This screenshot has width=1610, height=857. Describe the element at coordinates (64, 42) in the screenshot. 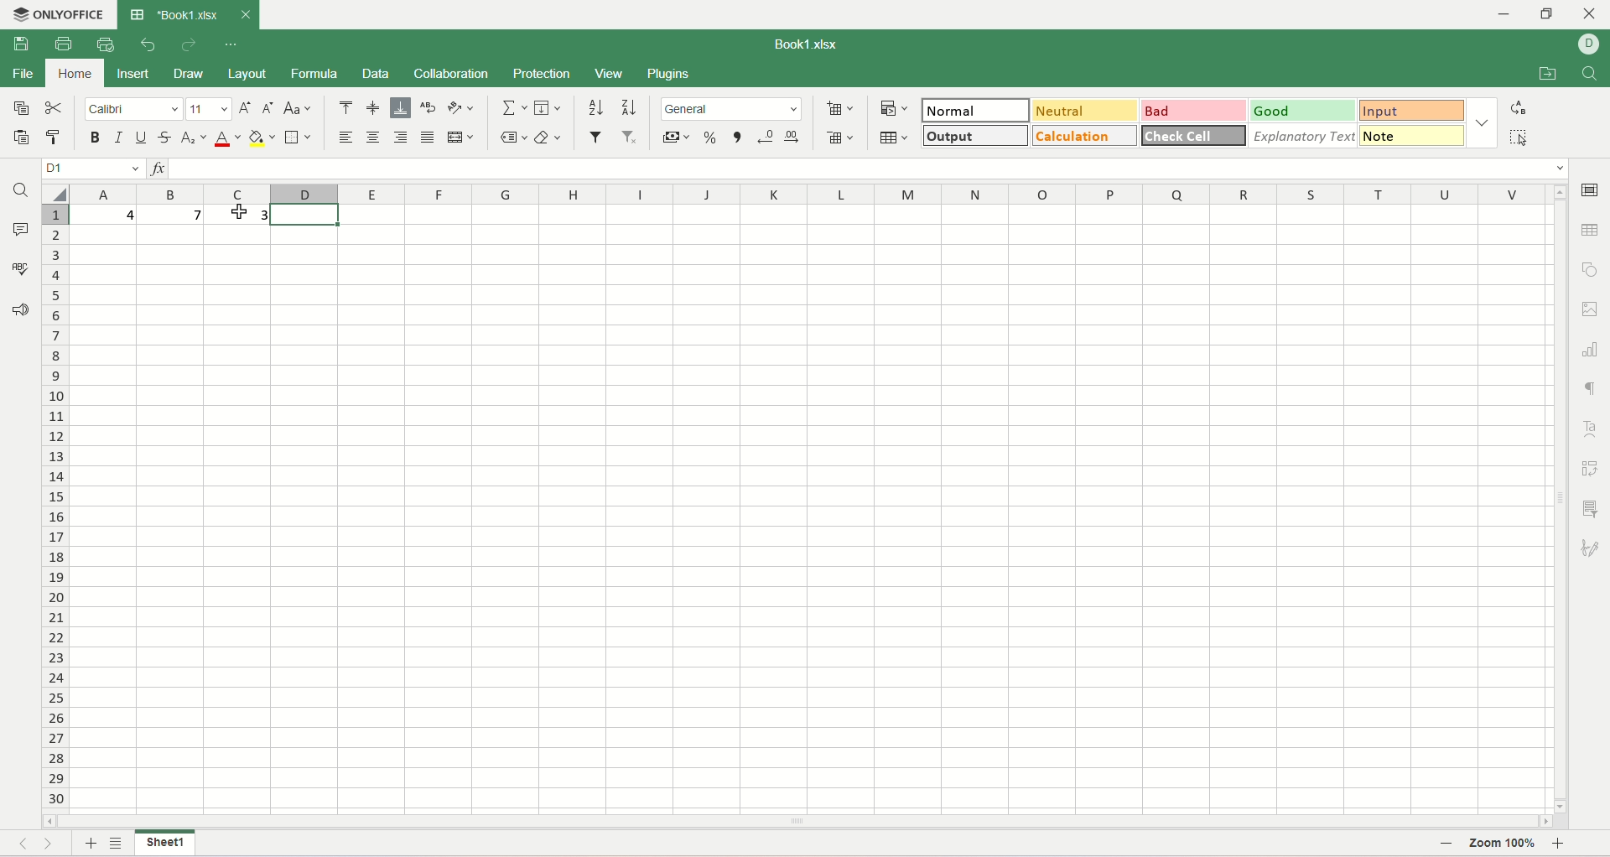

I see `print` at that location.